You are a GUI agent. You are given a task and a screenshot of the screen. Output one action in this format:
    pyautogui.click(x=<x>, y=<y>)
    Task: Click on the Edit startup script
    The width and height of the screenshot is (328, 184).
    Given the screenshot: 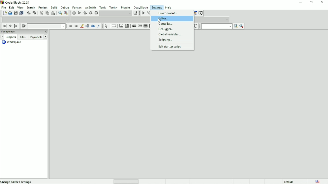 What is the action you would take?
    pyautogui.click(x=170, y=47)
    